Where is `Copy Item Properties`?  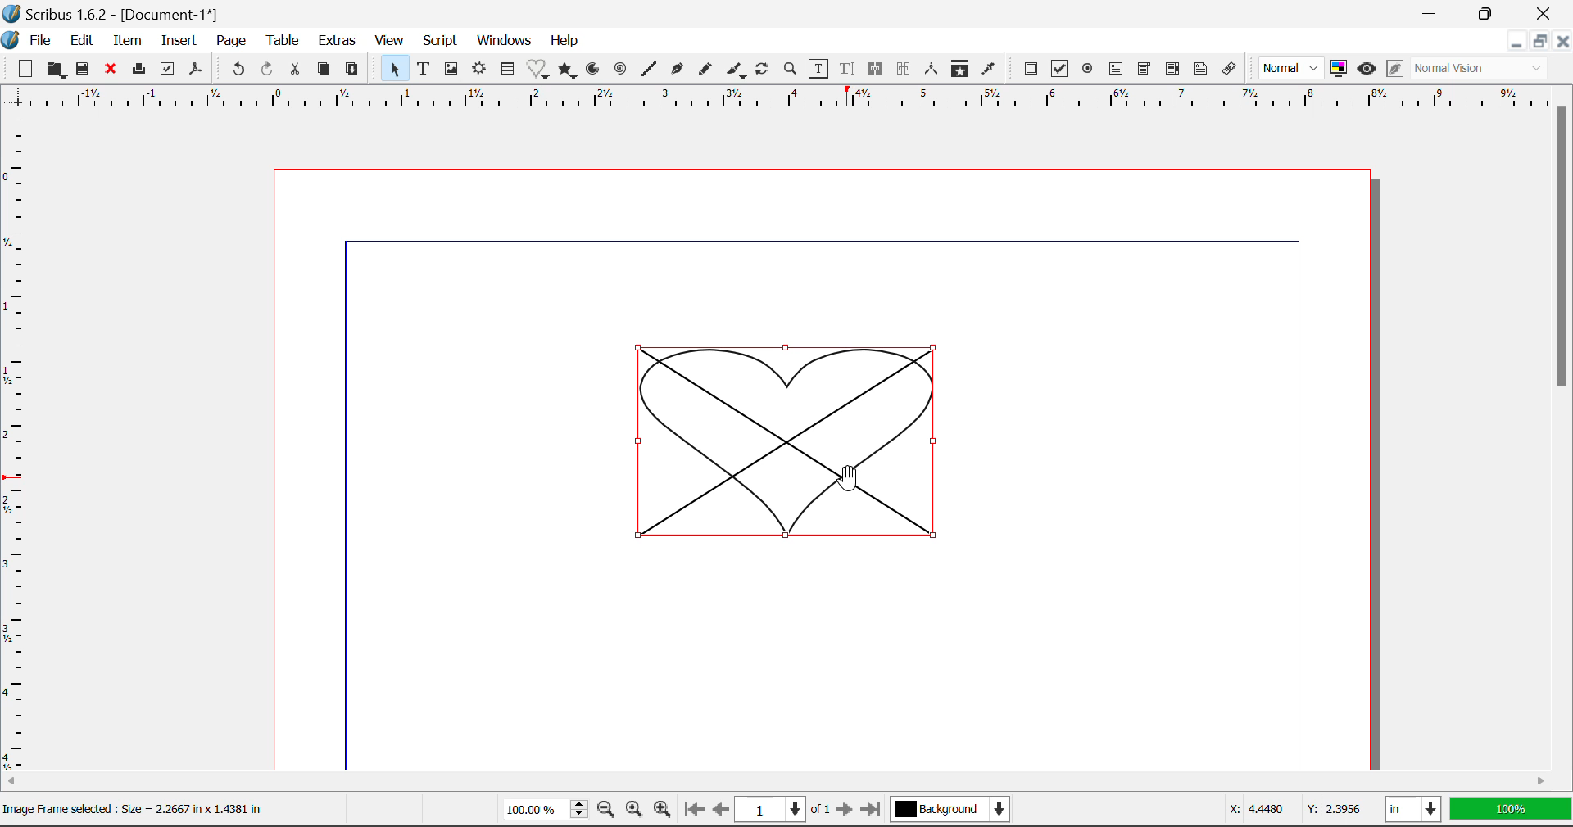 Copy Item Properties is located at coordinates (963, 70).